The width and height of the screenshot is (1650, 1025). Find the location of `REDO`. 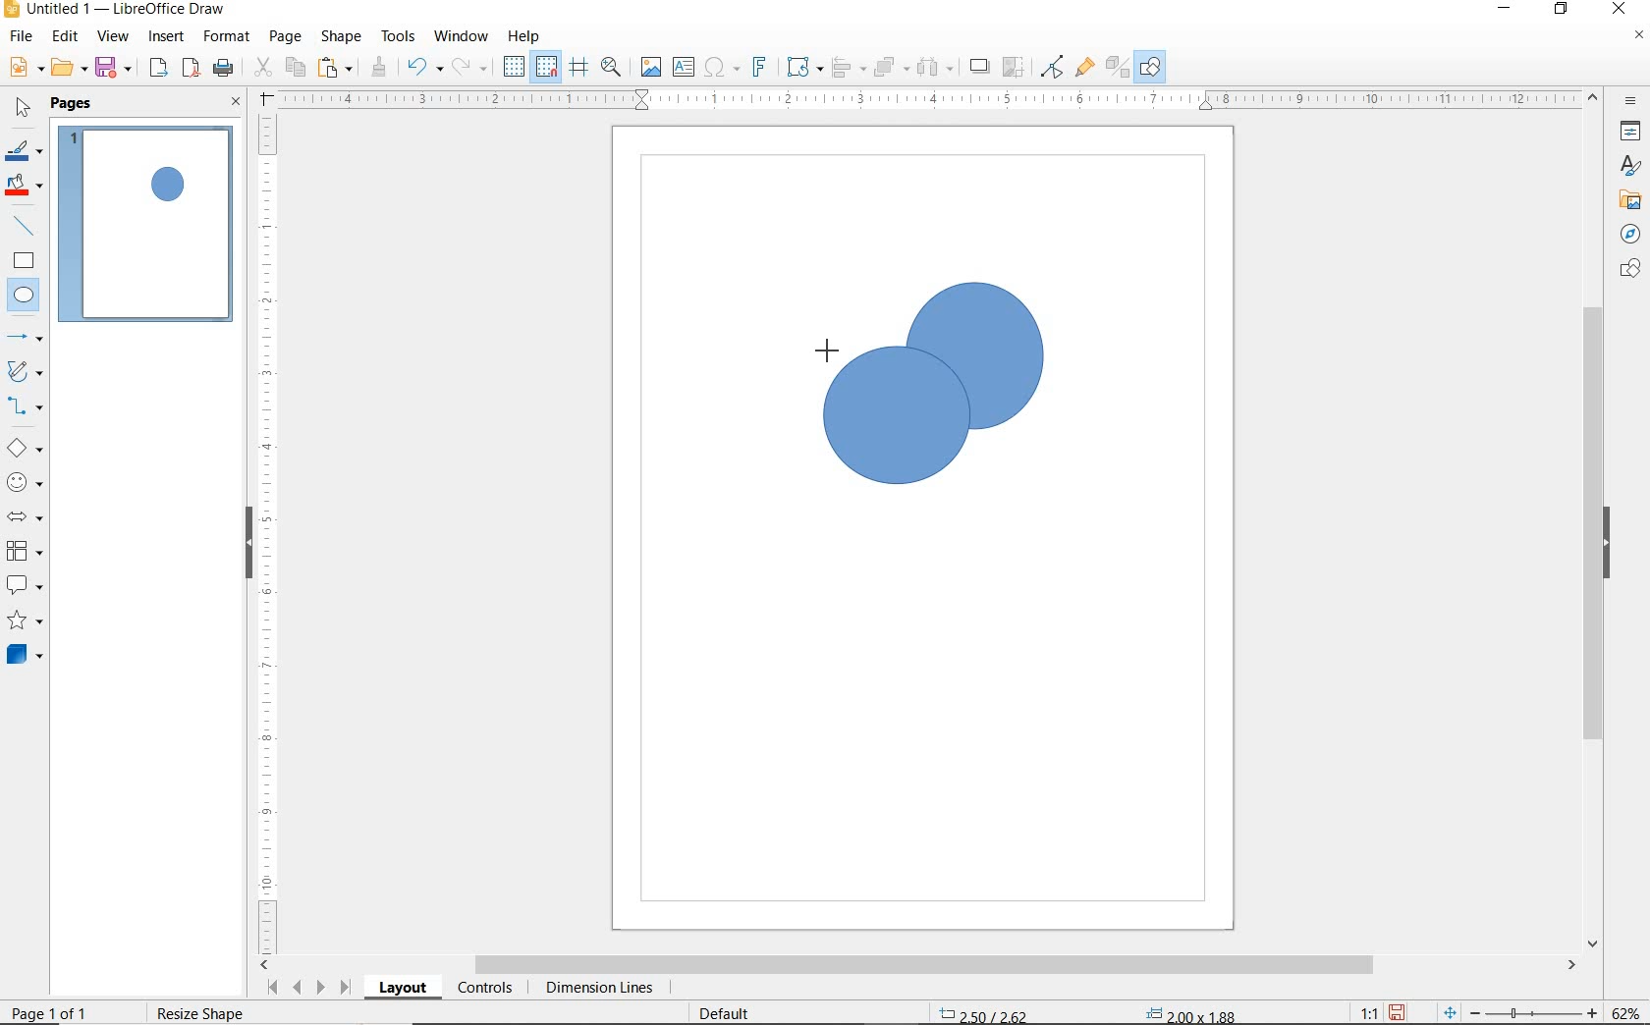

REDO is located at coordinates (470, 68).